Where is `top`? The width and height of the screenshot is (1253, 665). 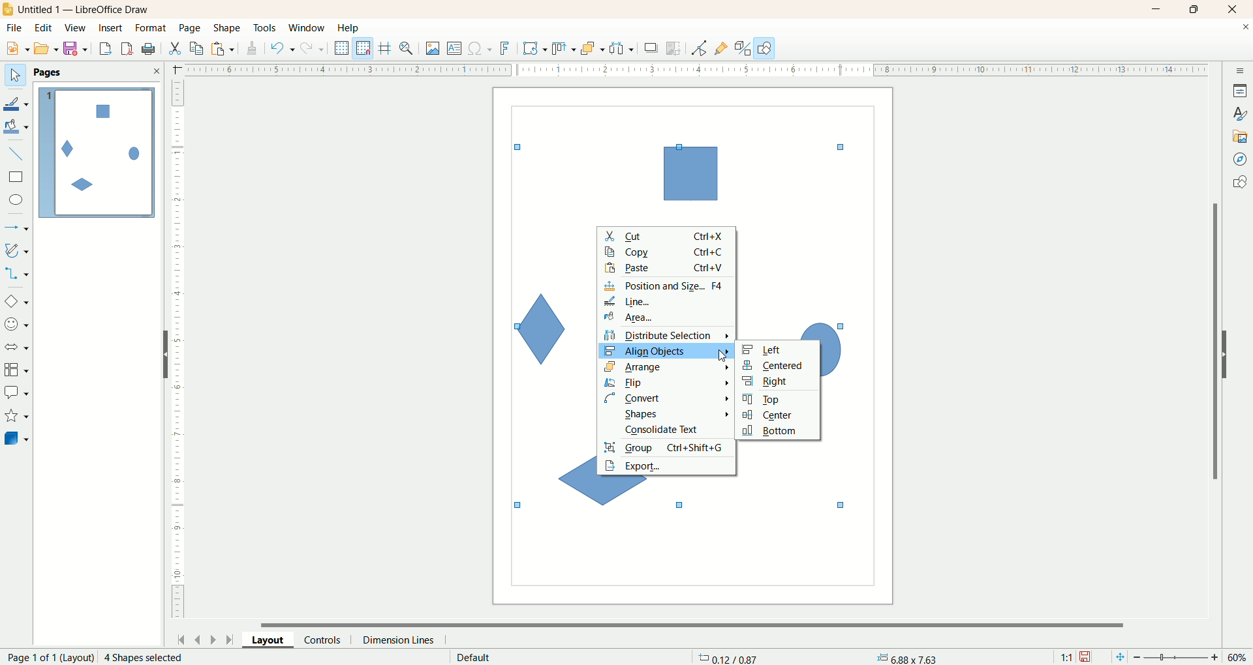 top is located at coordinates (777, 400).